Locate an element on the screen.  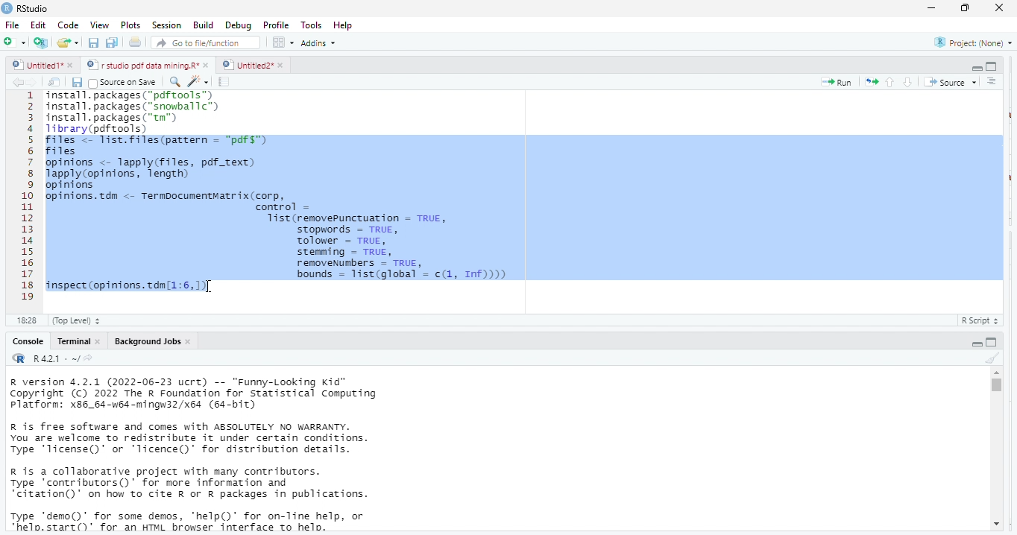
save all open documents is located at coordinates (113, 43).